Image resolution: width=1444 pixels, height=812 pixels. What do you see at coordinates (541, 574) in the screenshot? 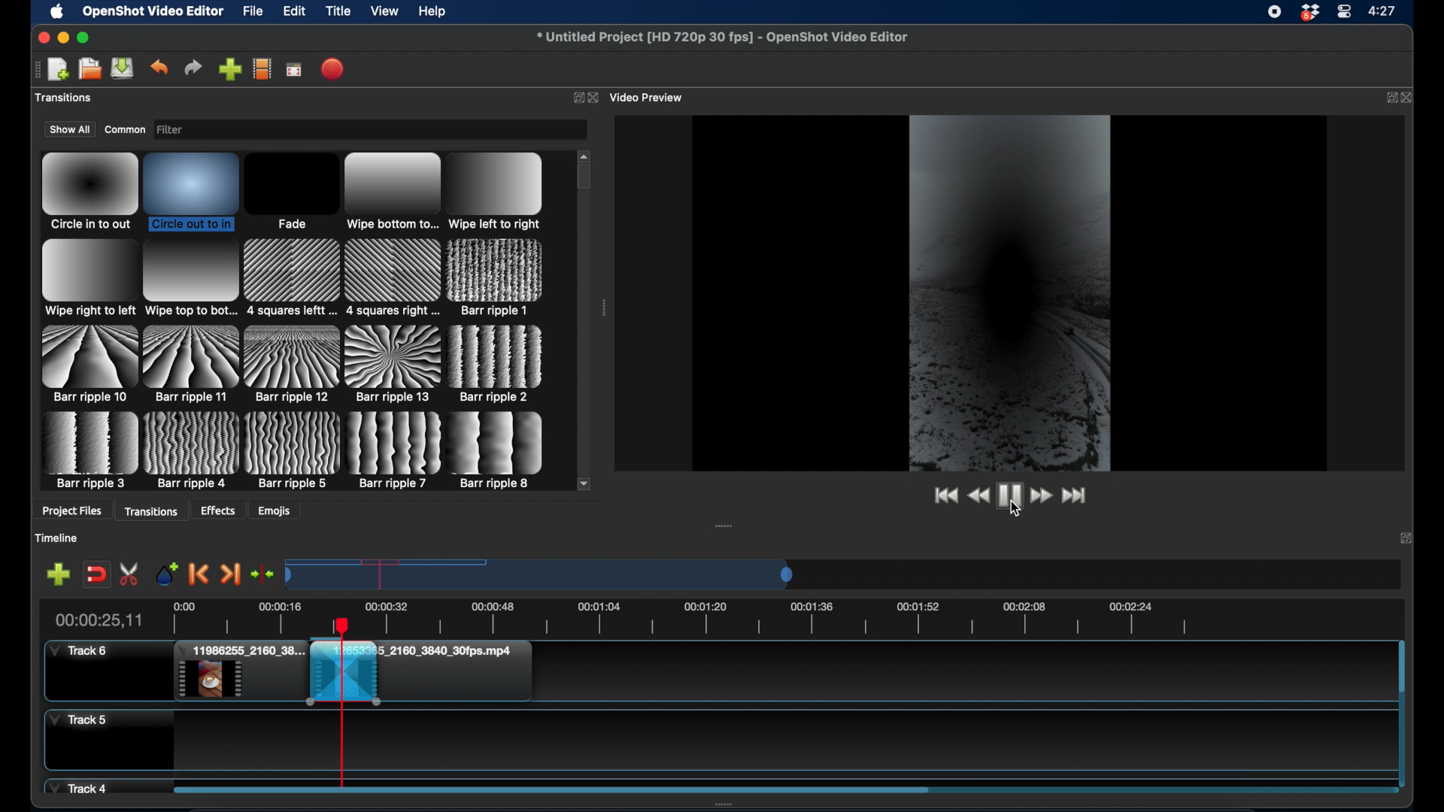
I see `timeline scale` at bounding box center [541, 574].